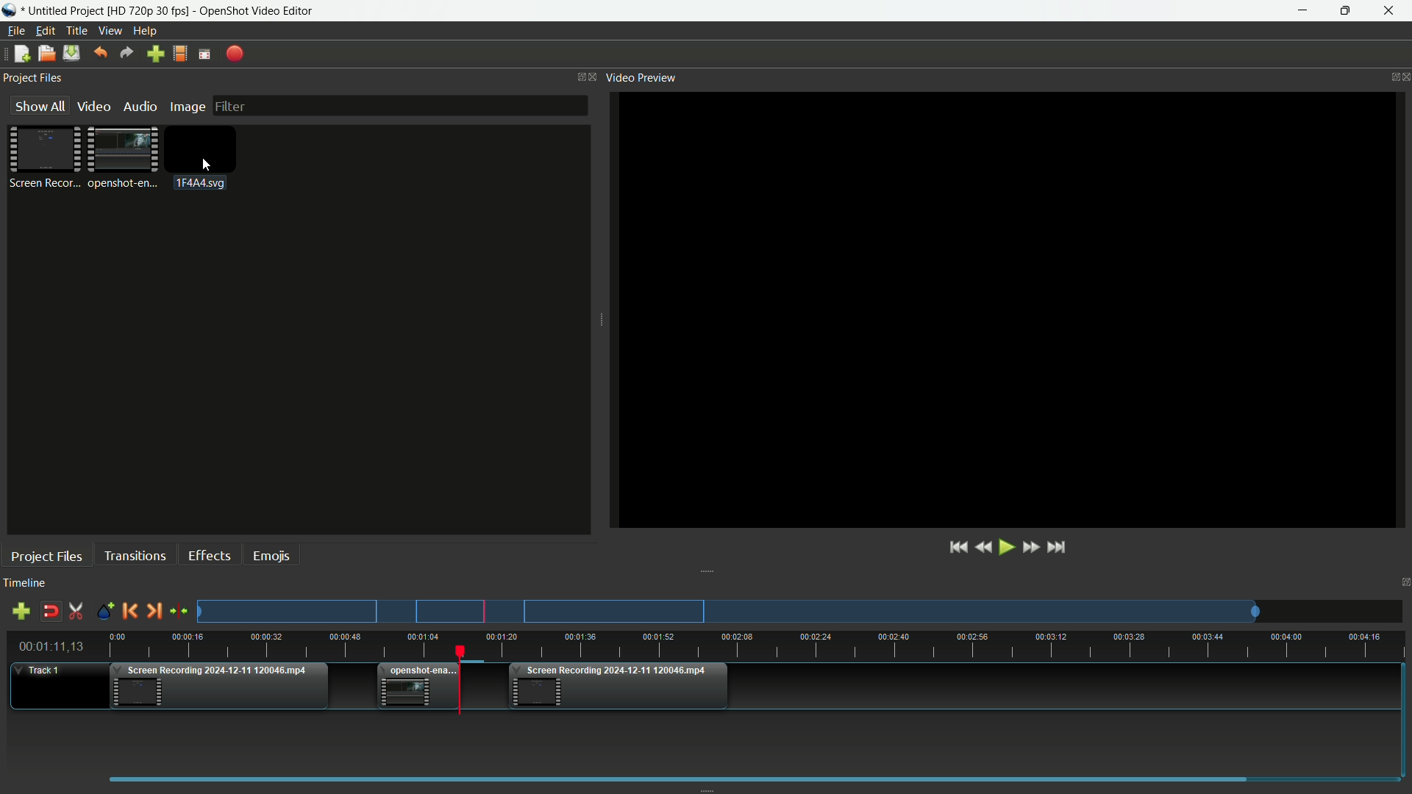 This screenshot has height=794, width=1412. What do you see at coordinates (126, 54) in the screenshot?
I see `Redo` at bounding box center [126, 54].